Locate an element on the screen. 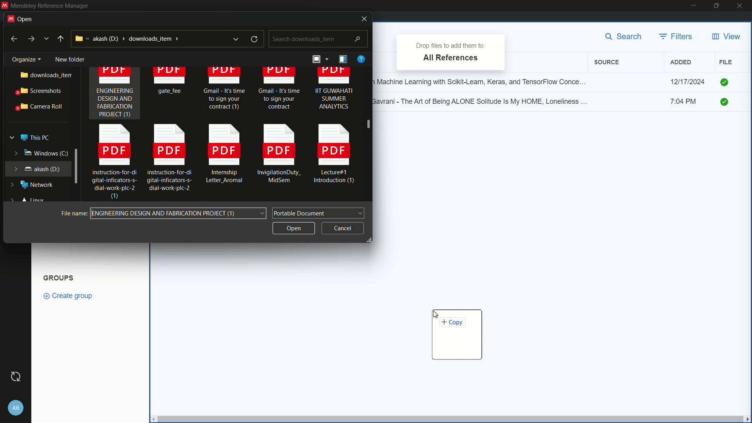  file name is located at coordinates (72, 213).